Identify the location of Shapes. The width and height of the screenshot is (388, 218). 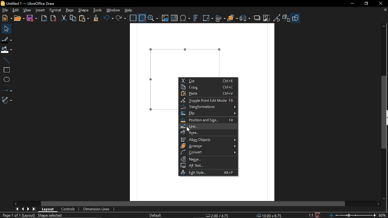
(295, 18).